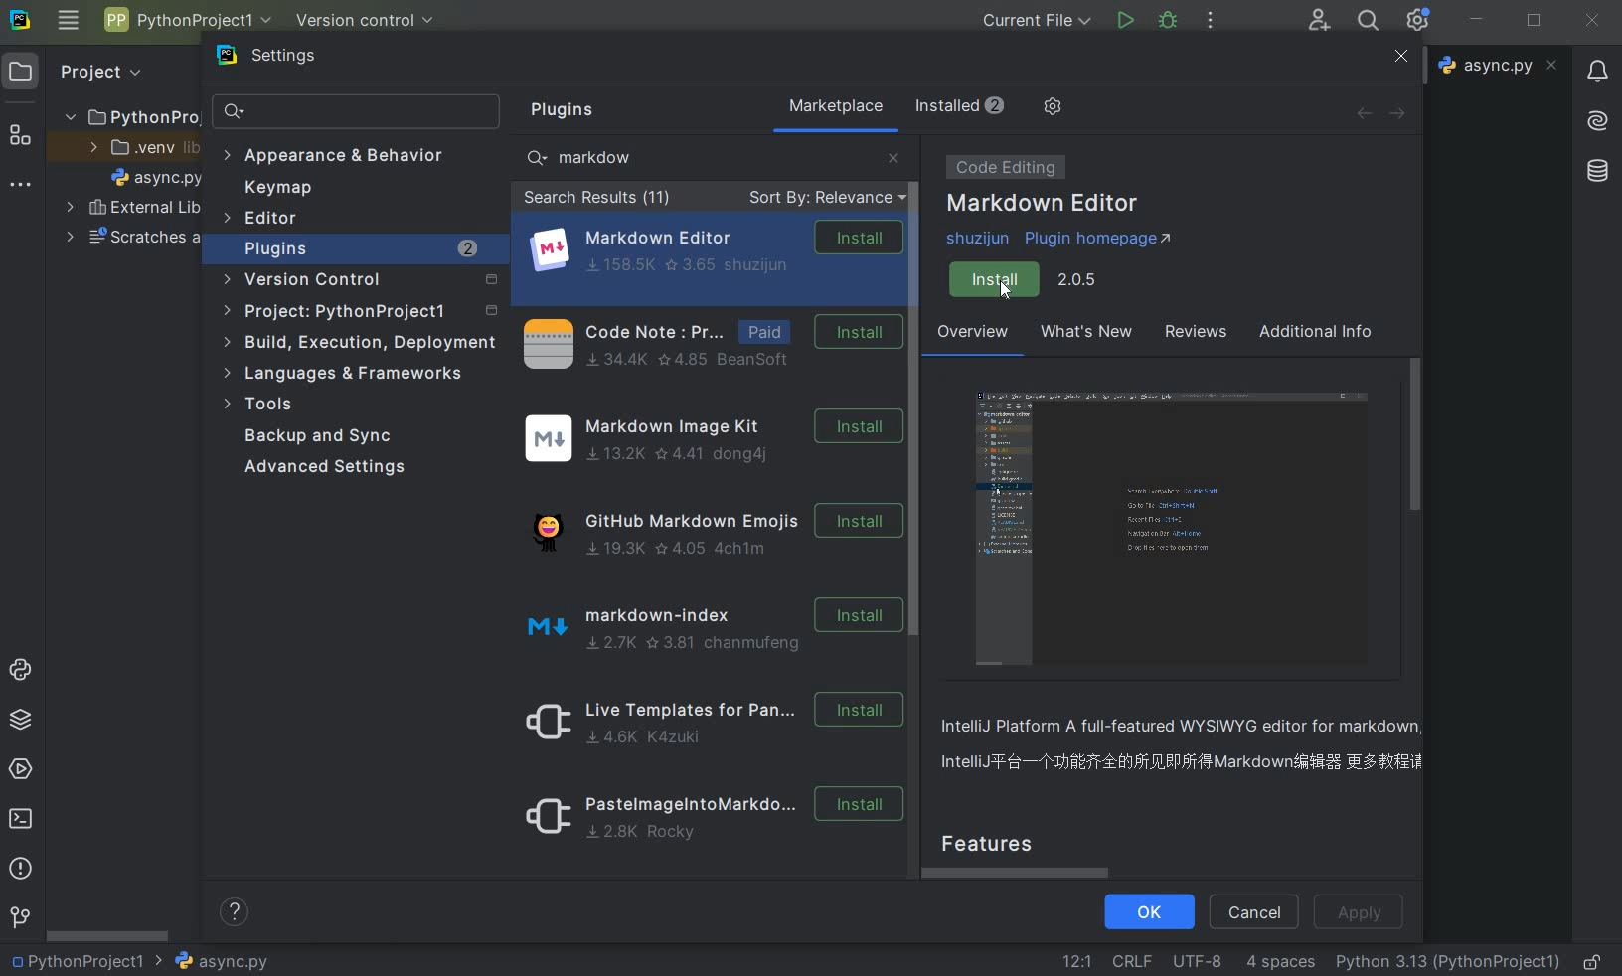 Image resolution: width=1622 pixels, height=976 pixels. I want to click on live template for pan, so click(708, 721).